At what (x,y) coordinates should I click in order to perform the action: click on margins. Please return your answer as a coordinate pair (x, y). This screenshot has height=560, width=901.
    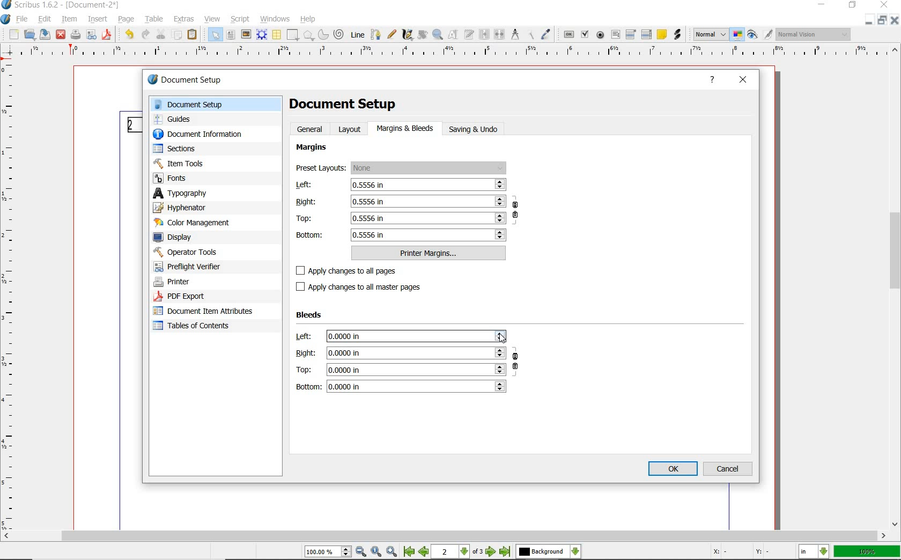
    Looking at the image, I should click on (313, 148).